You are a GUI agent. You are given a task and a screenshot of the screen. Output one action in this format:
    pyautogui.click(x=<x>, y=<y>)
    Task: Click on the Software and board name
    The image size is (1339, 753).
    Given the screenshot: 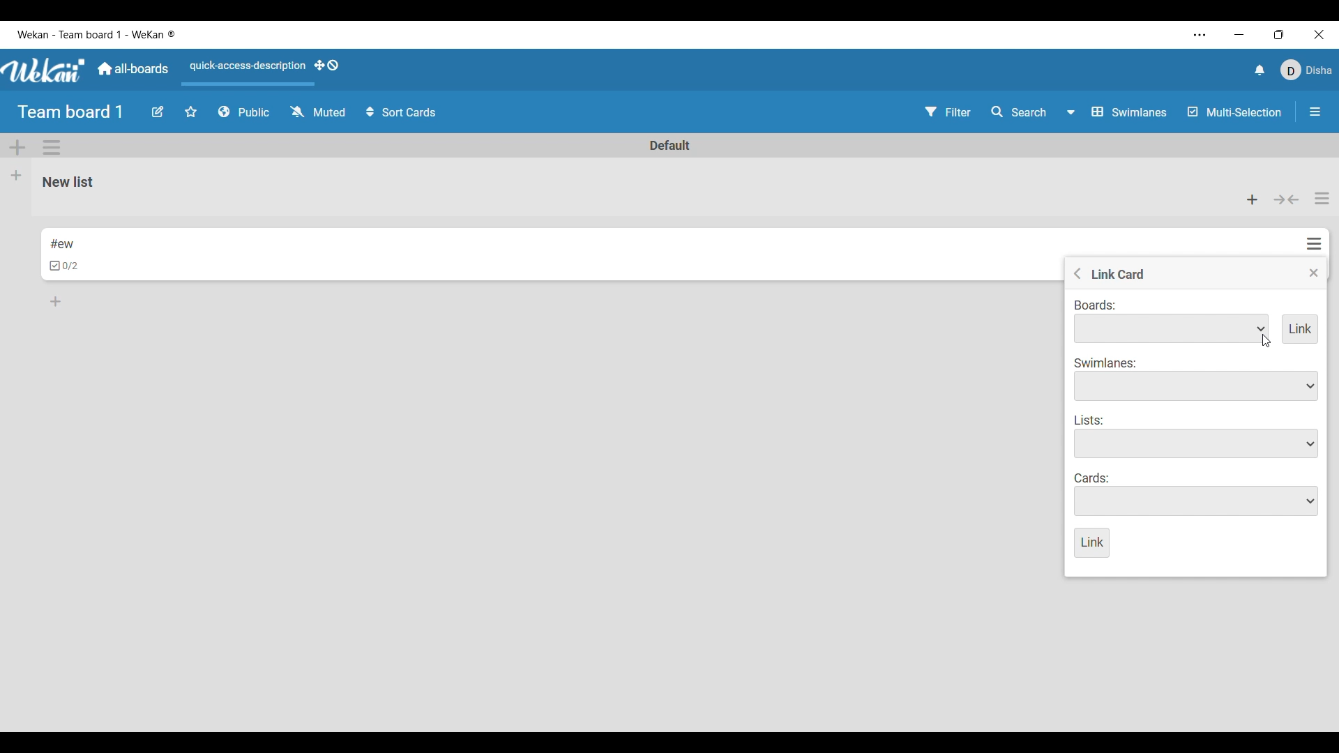 What is the action you would take?
    pyautogui.click(x=96, y=34)
    